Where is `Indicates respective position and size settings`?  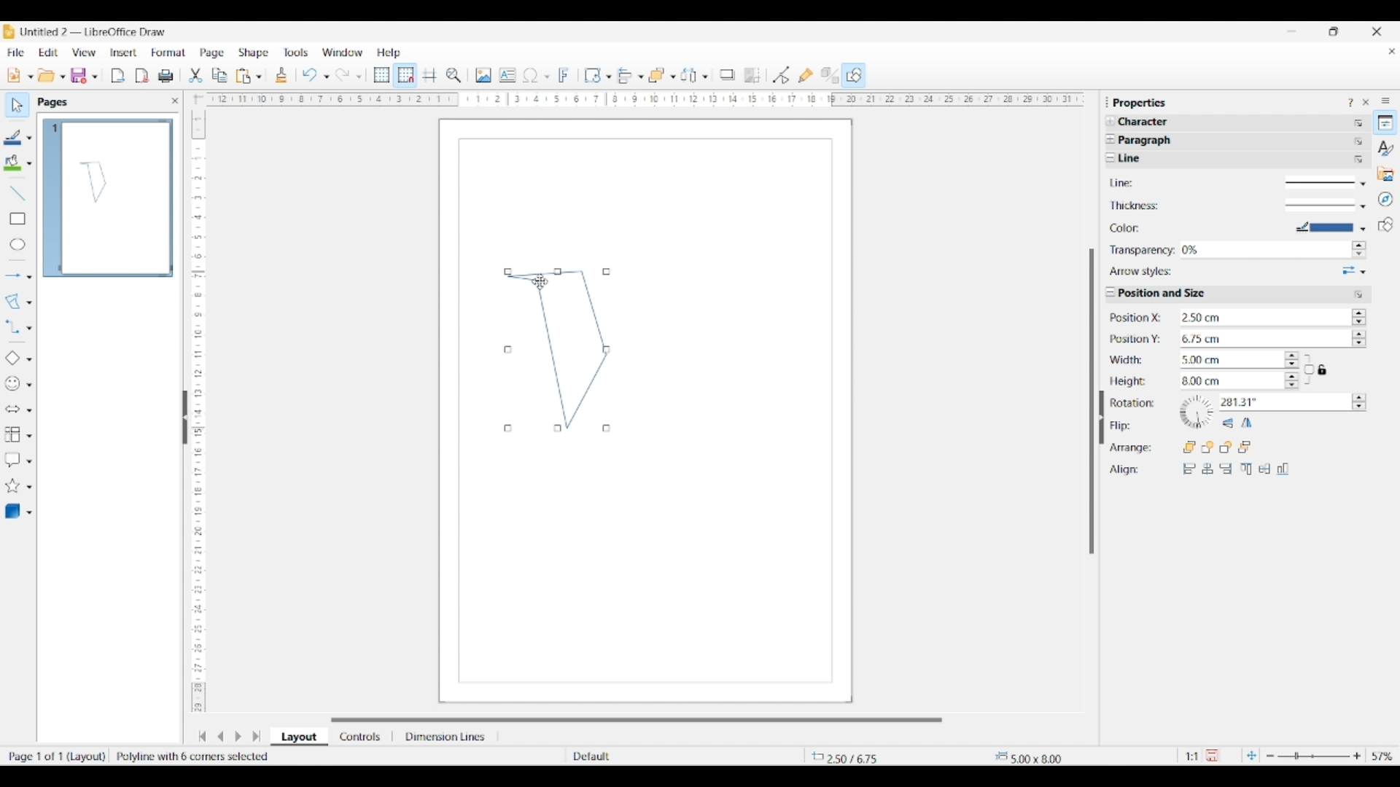 Indicates respective position and size settings is located at coordinates (1137, 393).